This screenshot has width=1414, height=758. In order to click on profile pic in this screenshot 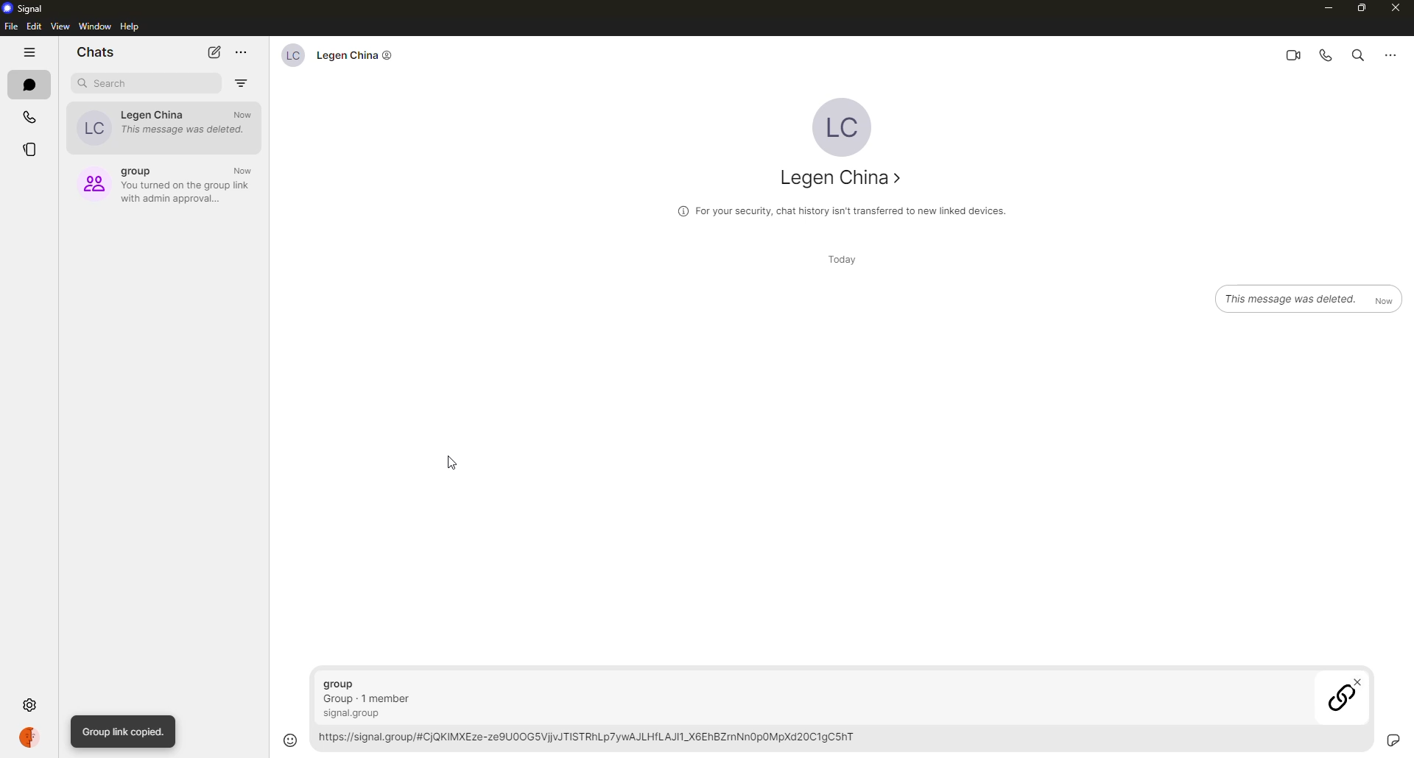, I will do `click(842, 124)`.